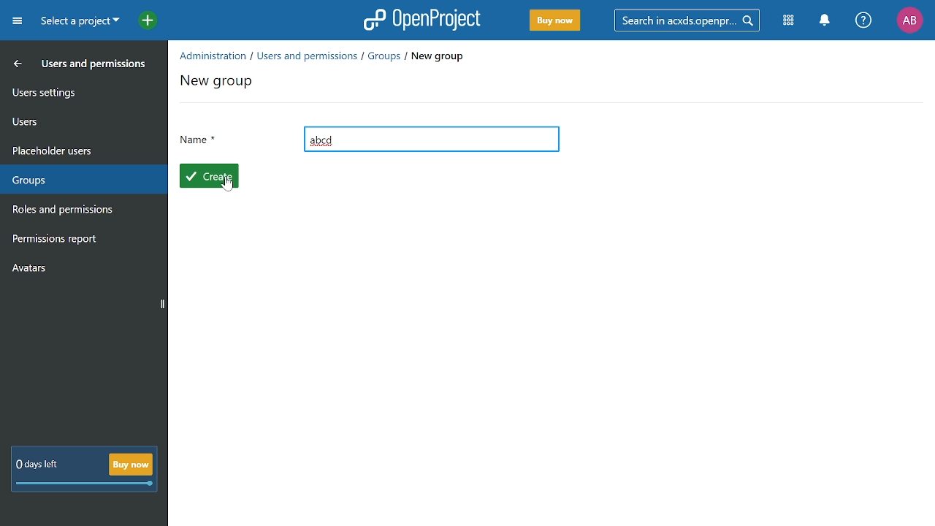 Image resolution: width=935 pixels, height=526 pixels. What do you see at coordinates (431, 140) in the screenshot?
I see `Group name typed "abcd"` at bounding box center [431, 140].